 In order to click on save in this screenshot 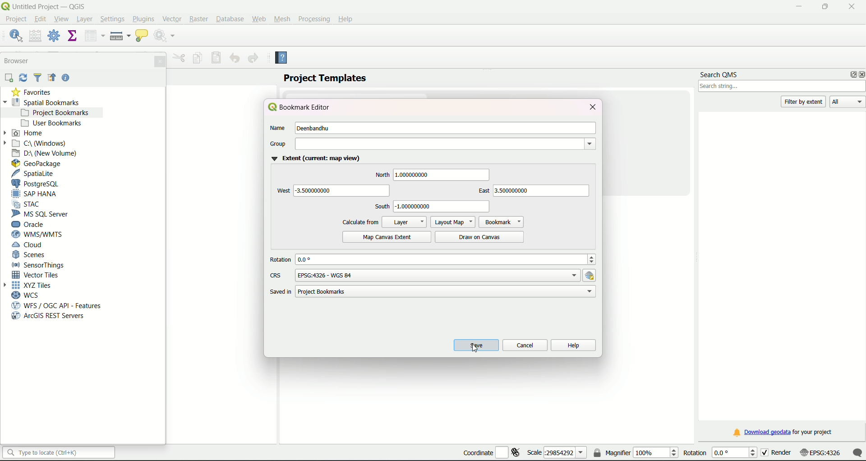, I will do `click(476, 345)`.